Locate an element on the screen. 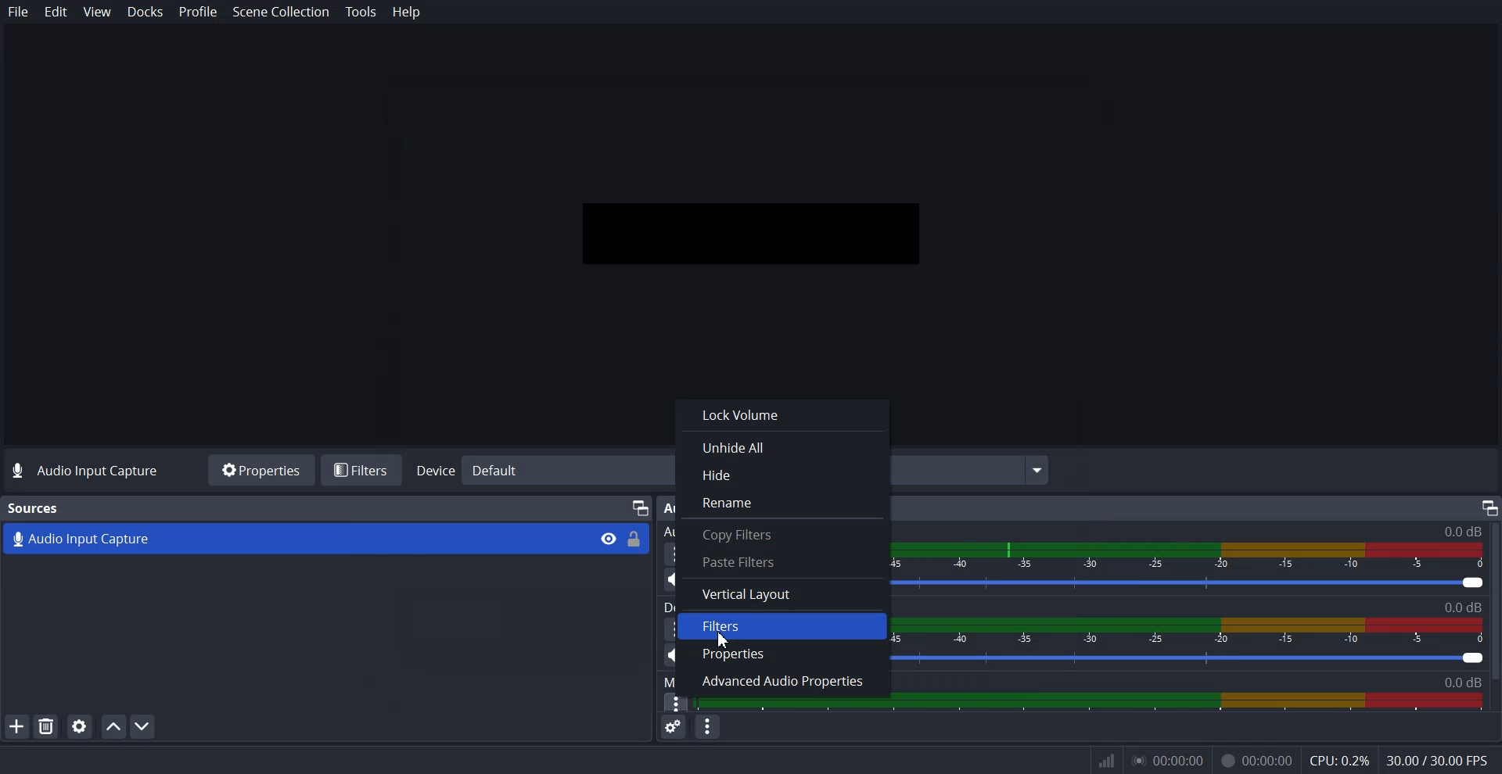  Device is located at coordinates (435, 472).